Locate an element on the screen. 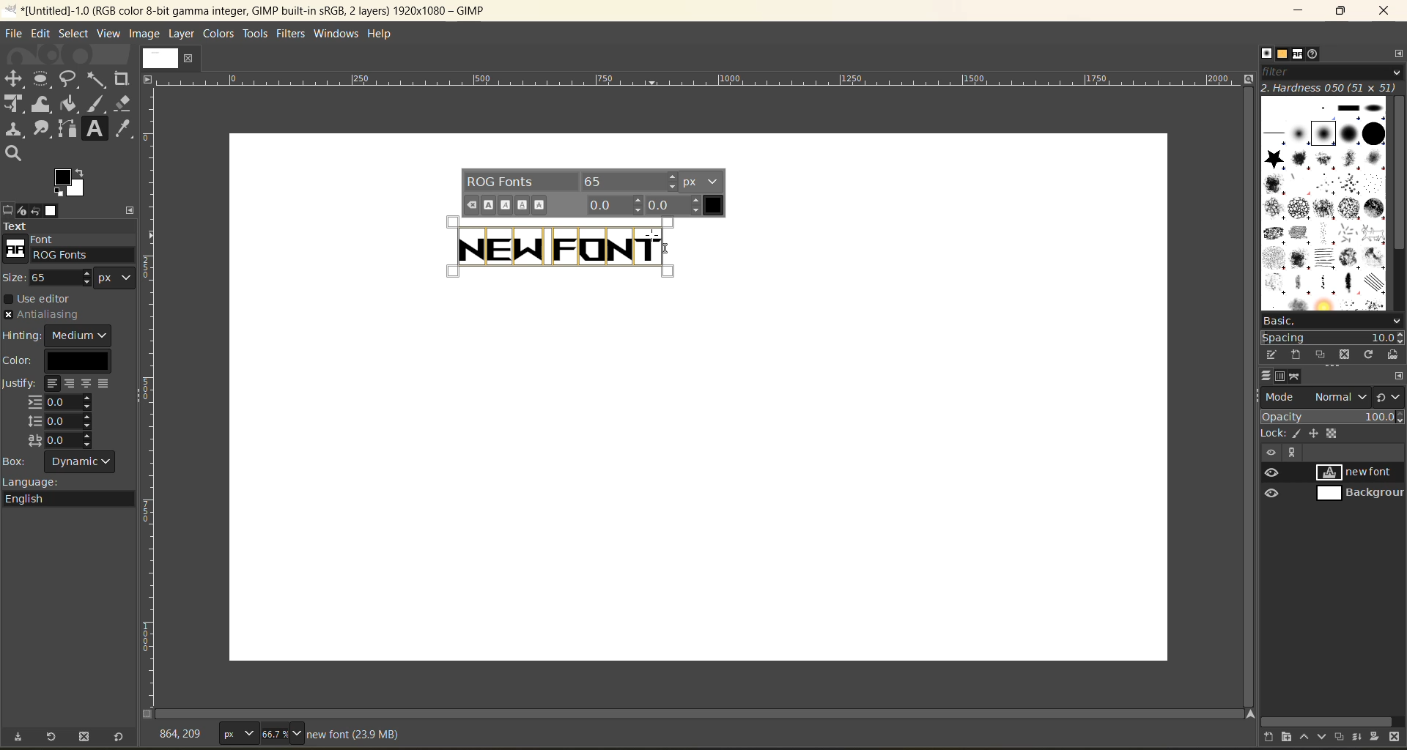 The width and height of the screenshot is (1407, 750). font settings is located at coordinates (592, 193).